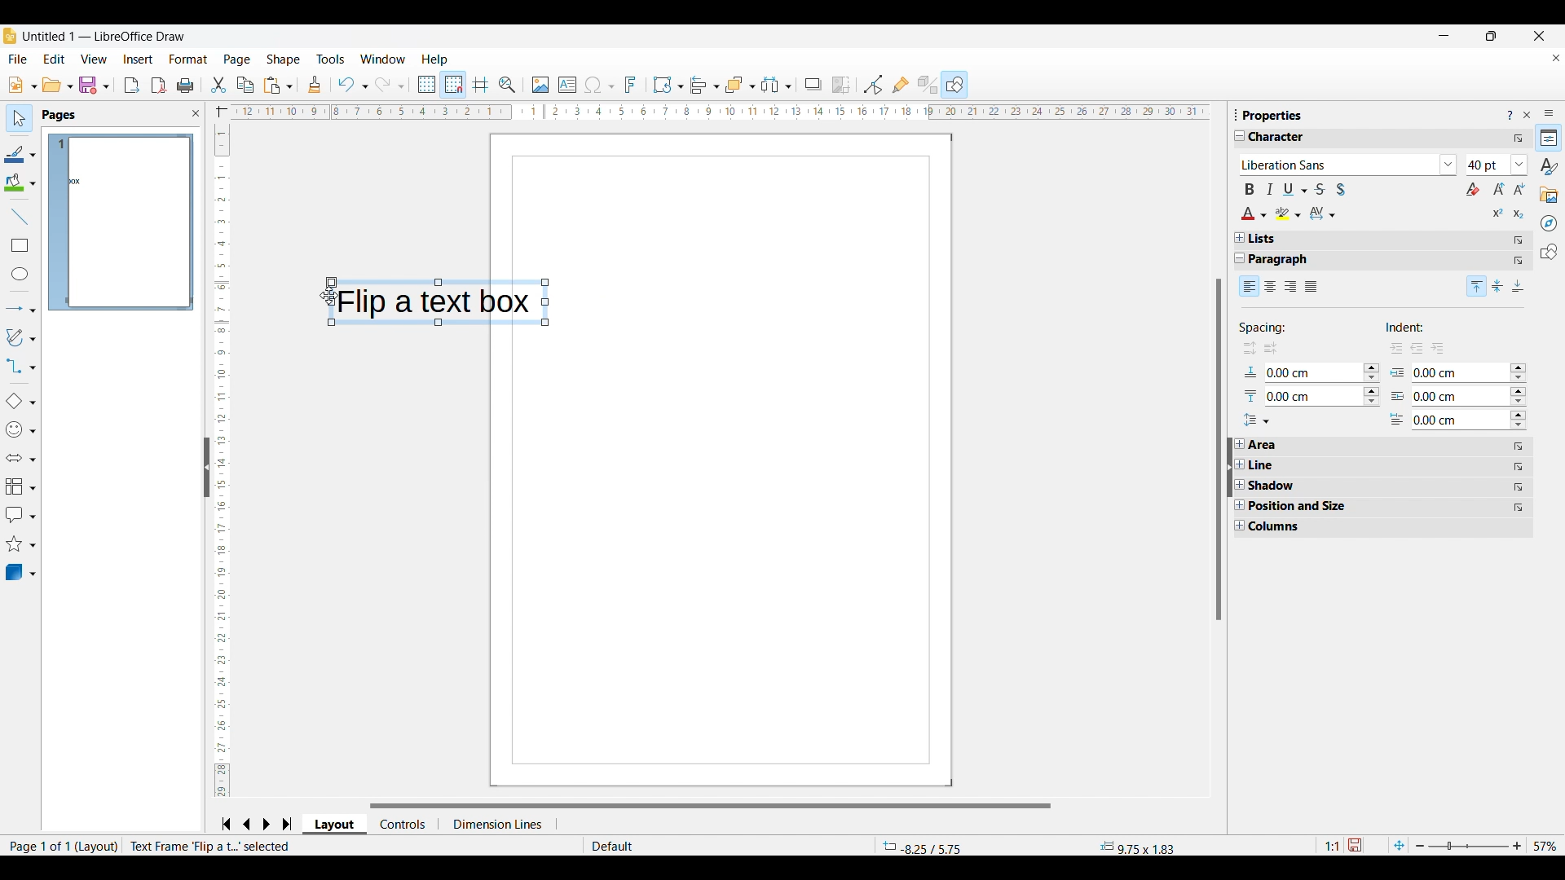 This screenshot has height=880, width=1565. I want to click on left indent, so click(1417, 350).